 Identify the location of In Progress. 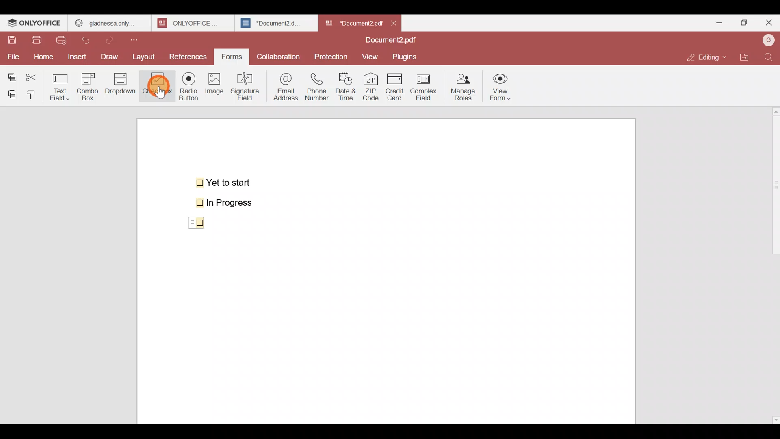
(229, 203).